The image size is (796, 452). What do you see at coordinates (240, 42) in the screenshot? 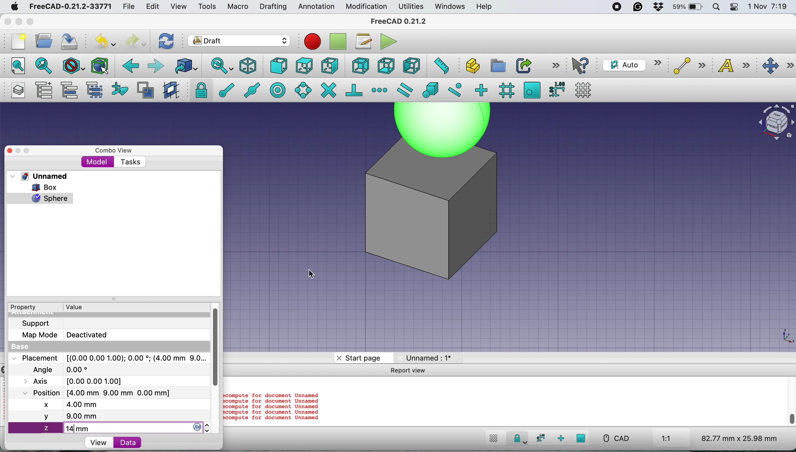
I see `workbench` at bounding box center [240, 42].